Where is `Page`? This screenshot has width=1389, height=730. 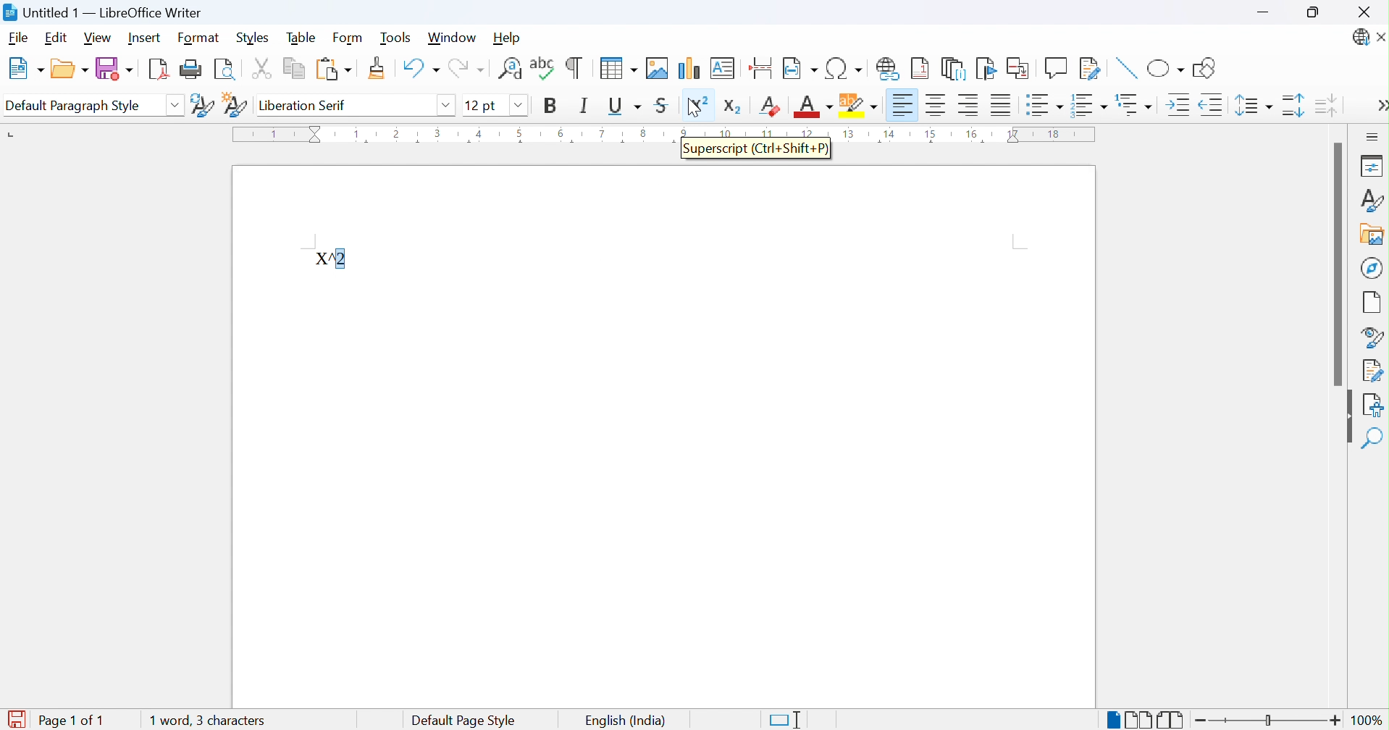
Page is located at coordinates (1372, 303).